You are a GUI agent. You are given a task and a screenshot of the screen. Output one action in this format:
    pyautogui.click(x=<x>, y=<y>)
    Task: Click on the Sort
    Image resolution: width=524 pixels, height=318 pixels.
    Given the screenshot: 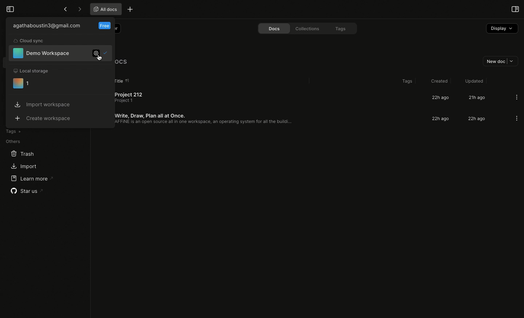 What is the action you would take?
    pyautogui.click(x=129, y=80)
    